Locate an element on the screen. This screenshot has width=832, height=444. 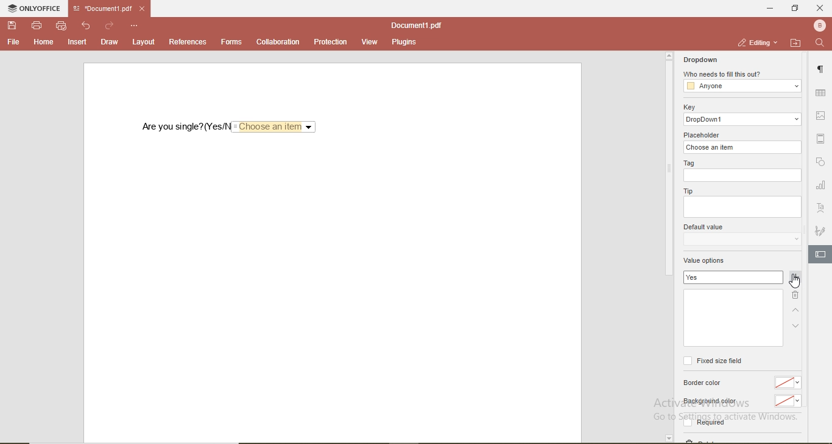
No color is located at coordinates (787, 401).